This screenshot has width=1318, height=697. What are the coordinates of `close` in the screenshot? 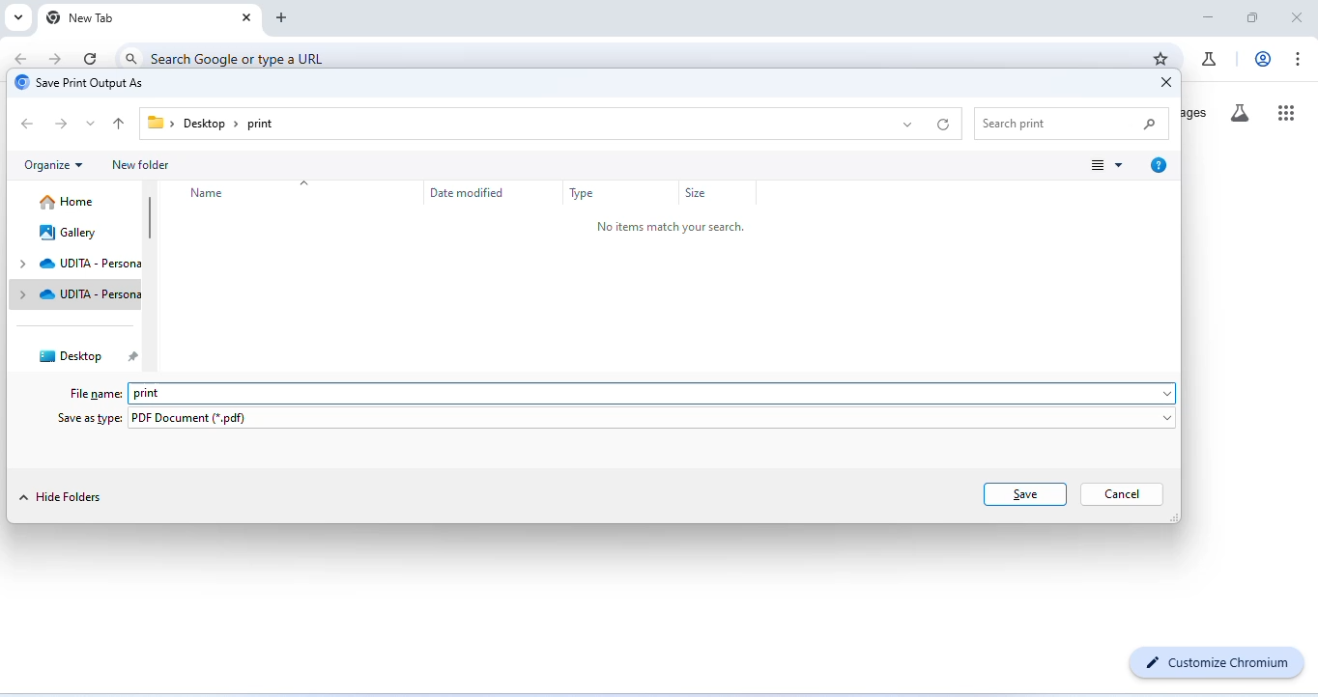 It's located at (244, 17).